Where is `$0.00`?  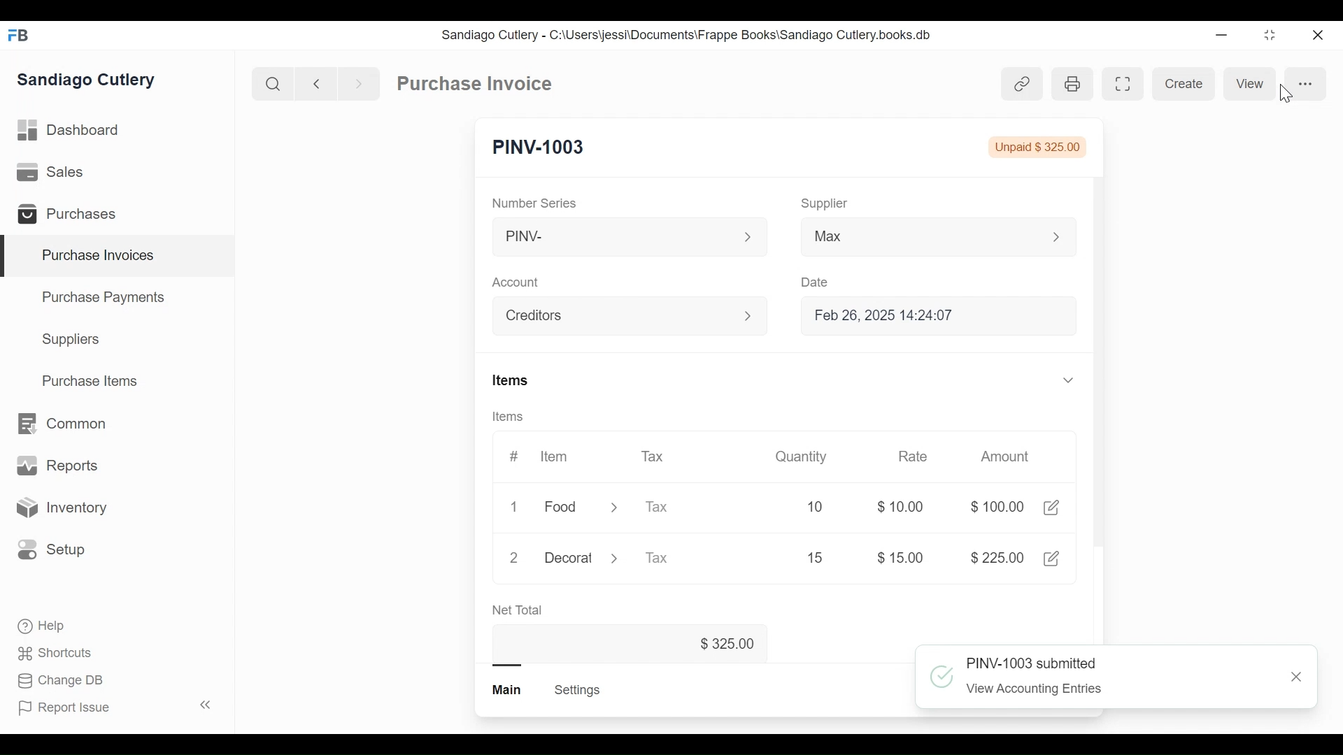 $0.00 is located at coordinates (904, 507).